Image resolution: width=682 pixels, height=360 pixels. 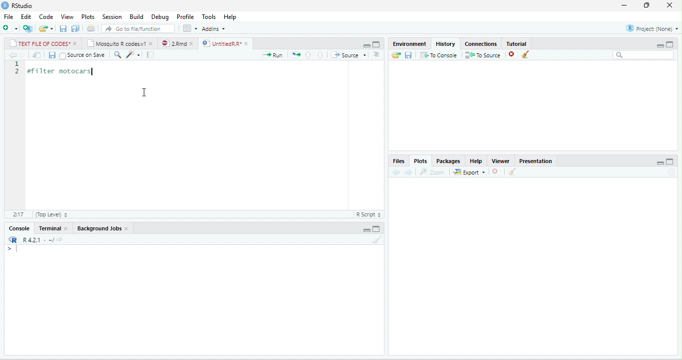 What do you see at coordinates (500, 161) in the screenshot?
I see `Viewer` at bounding box center [500, 161].